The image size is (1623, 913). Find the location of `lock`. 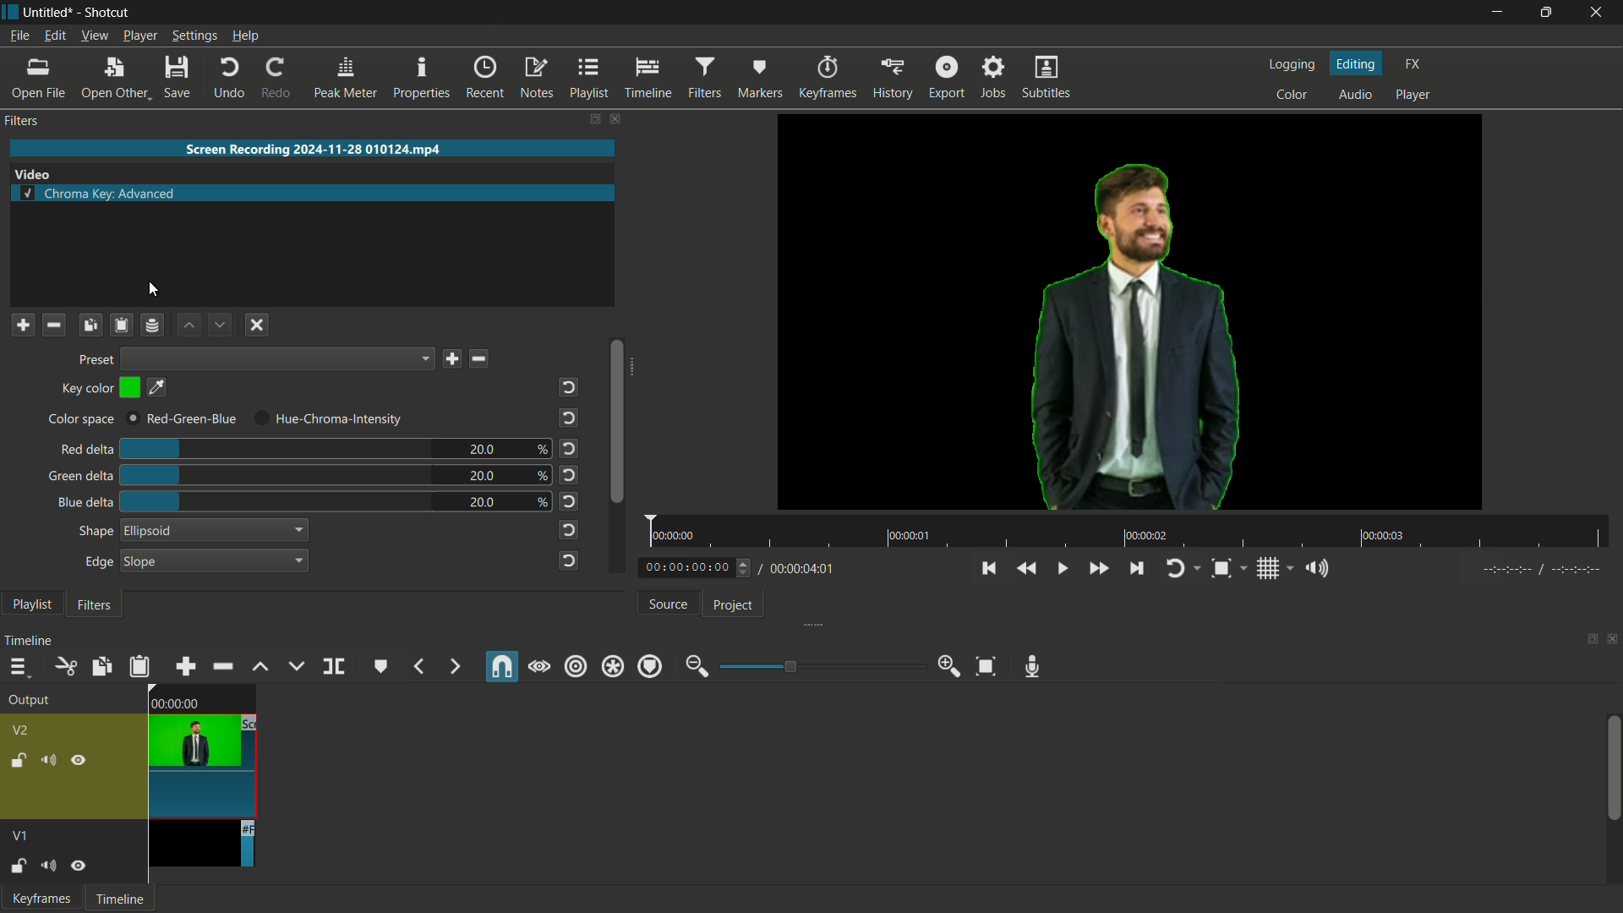

lock is located at coordinates (17, 760).